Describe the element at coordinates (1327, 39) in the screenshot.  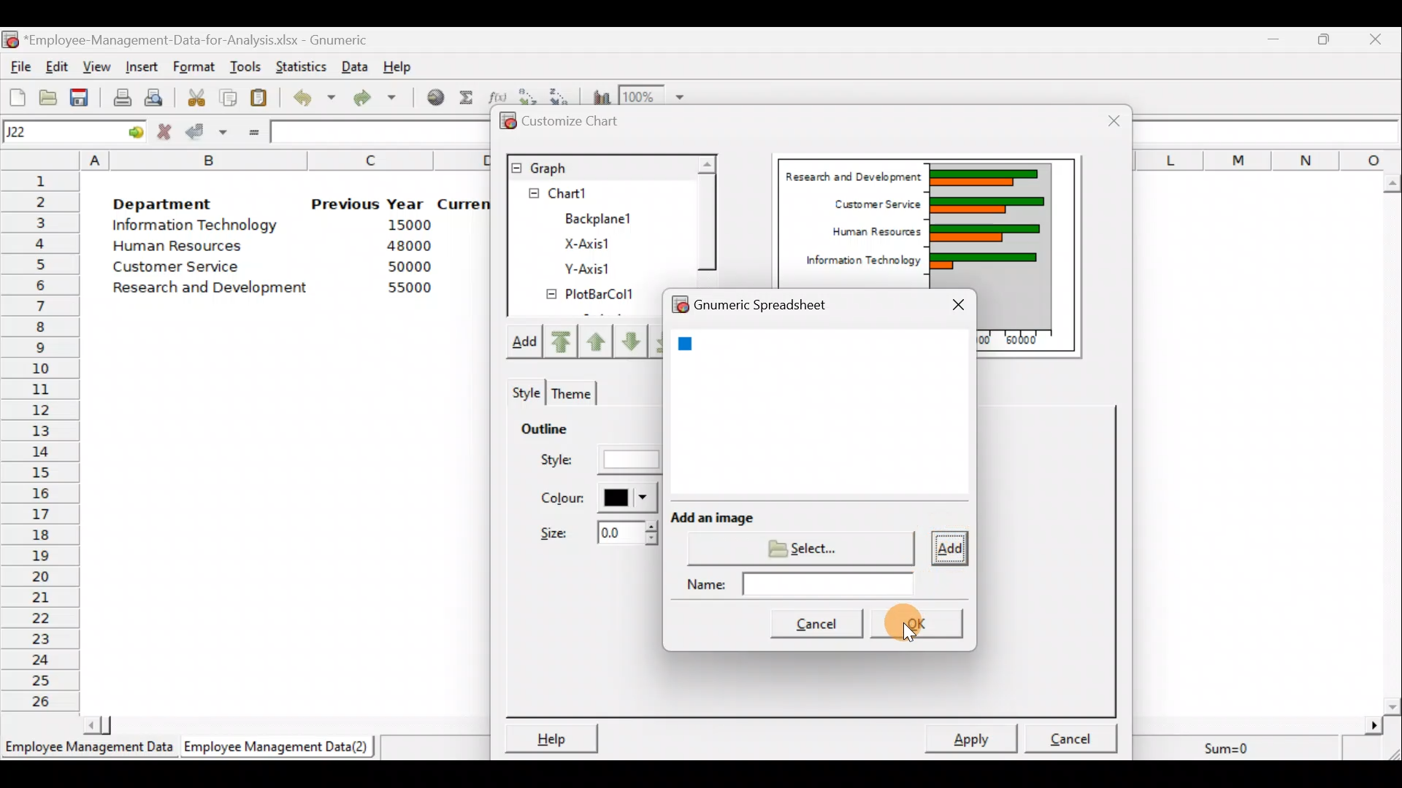
I see `Maximize` at that location.